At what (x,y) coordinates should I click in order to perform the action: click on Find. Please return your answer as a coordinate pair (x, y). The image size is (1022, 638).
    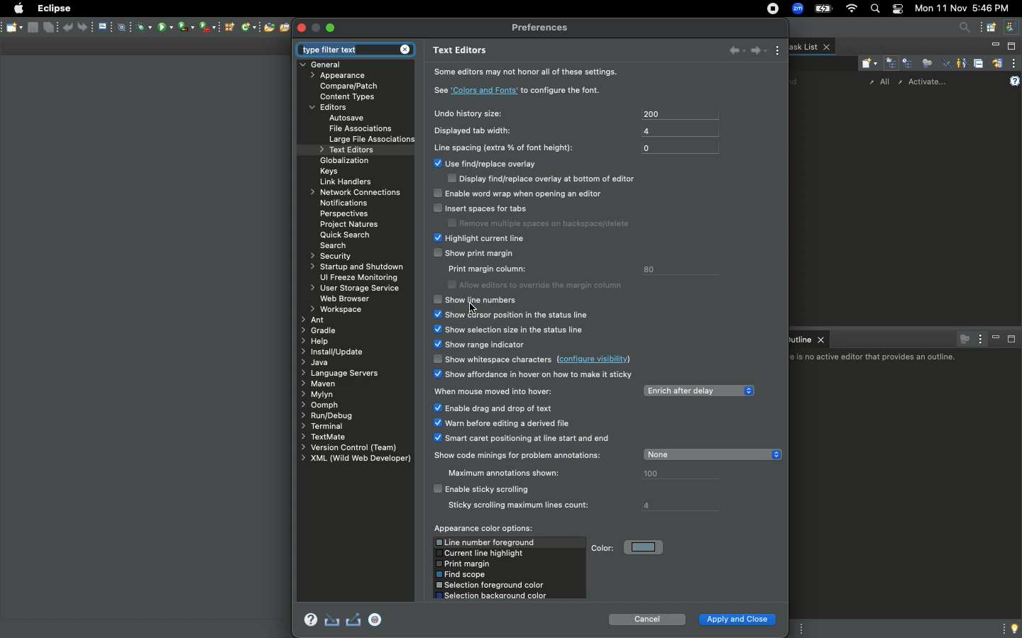
    Looking at the image, I should click on (795, 82).